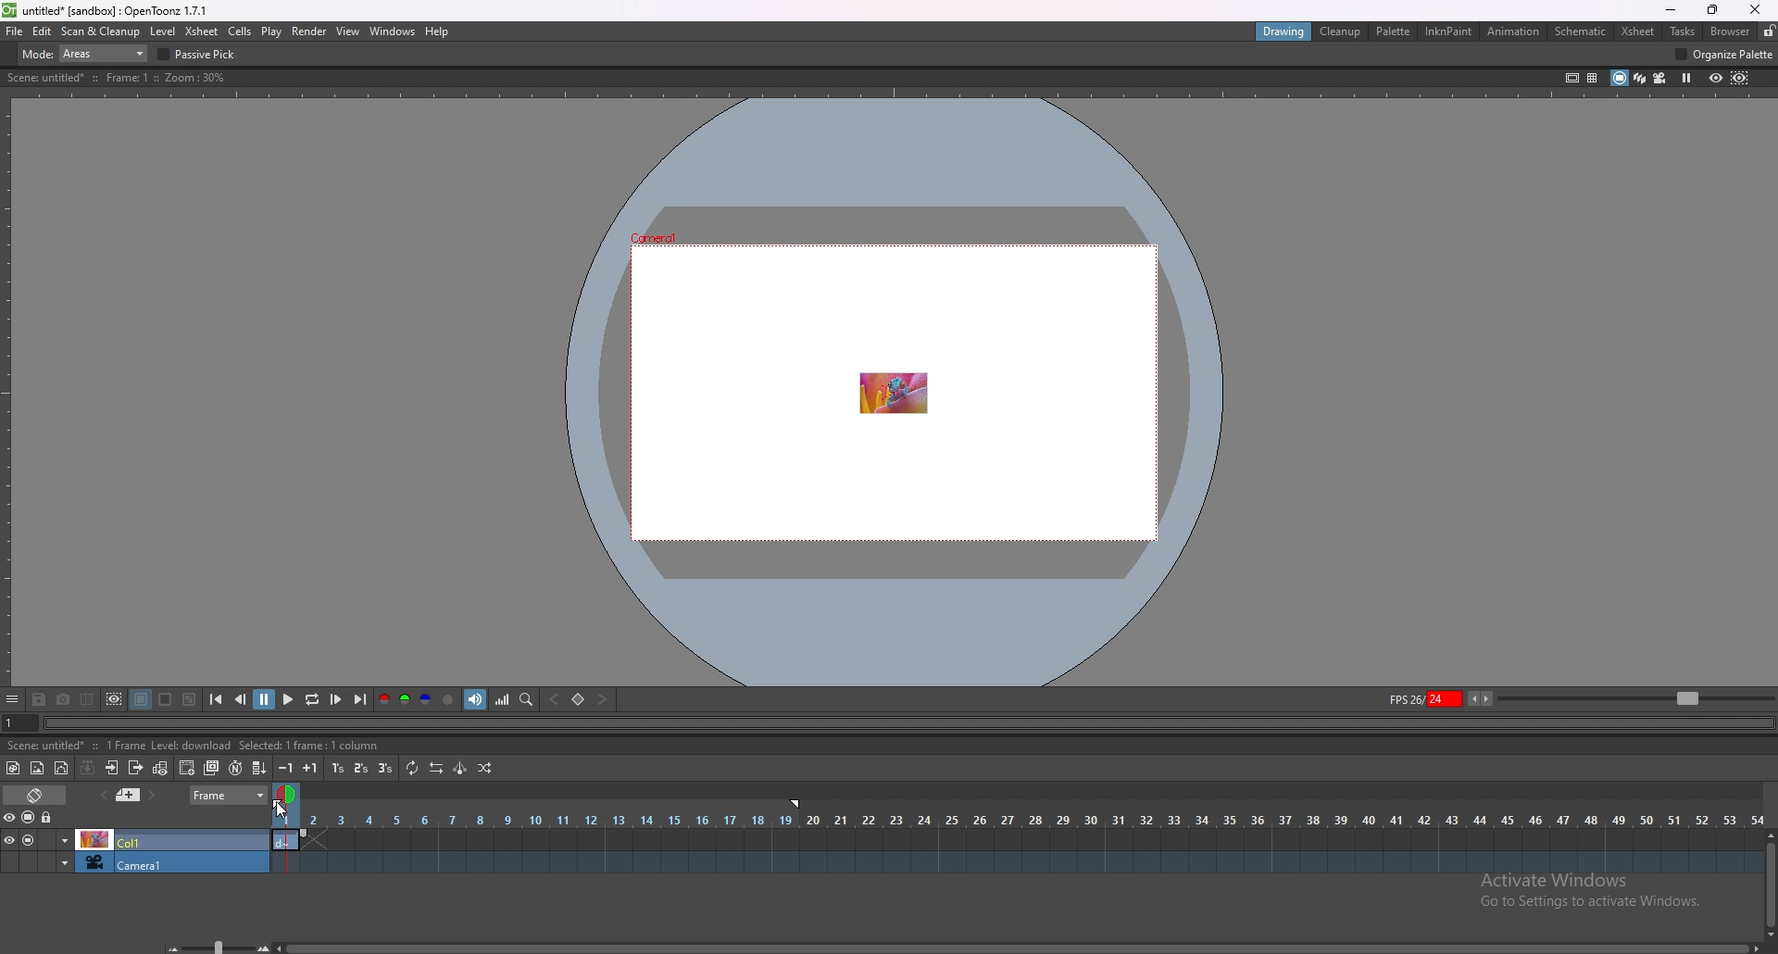  What do you see at coordinates (1716, 78) in the screenshot?
I see `preview` at bounding box center [1716, 78].